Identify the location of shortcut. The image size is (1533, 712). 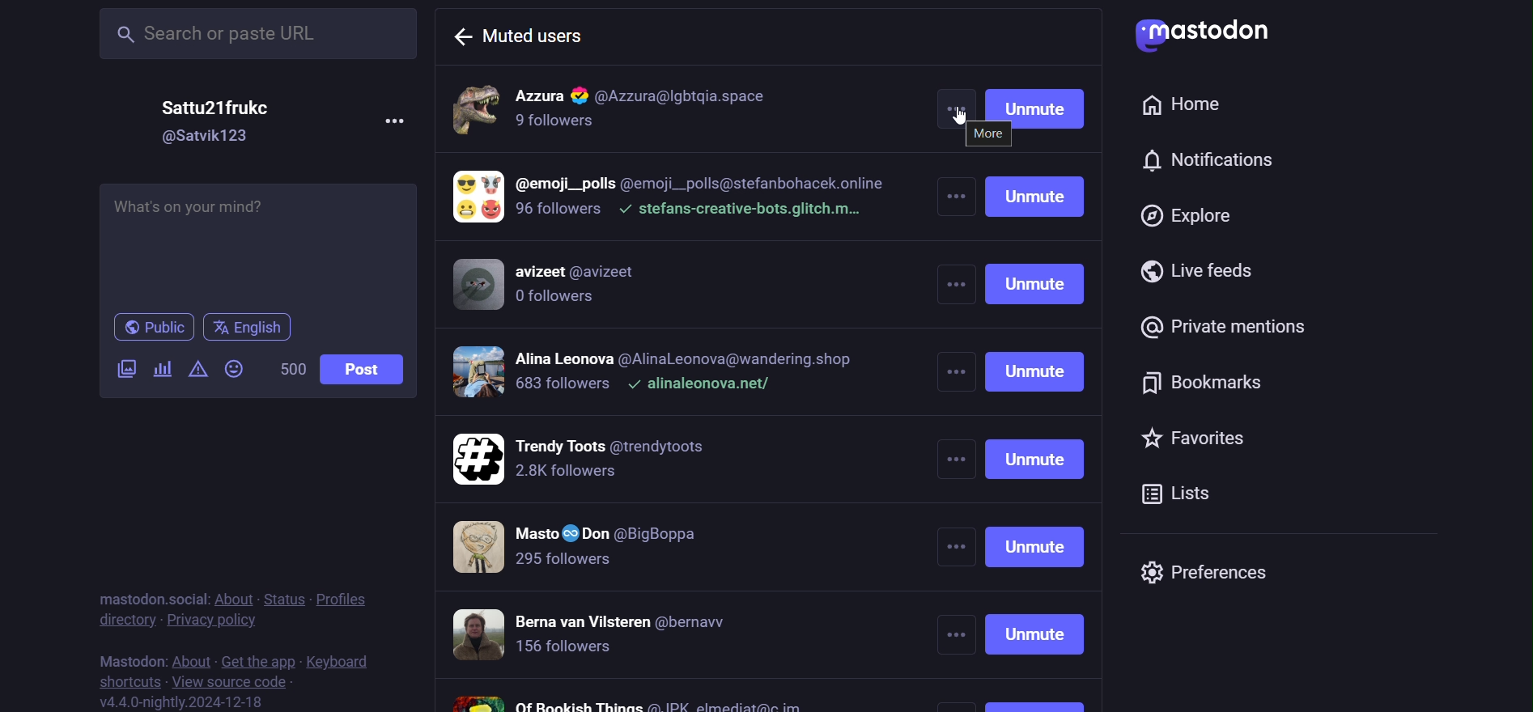
(126, 681).